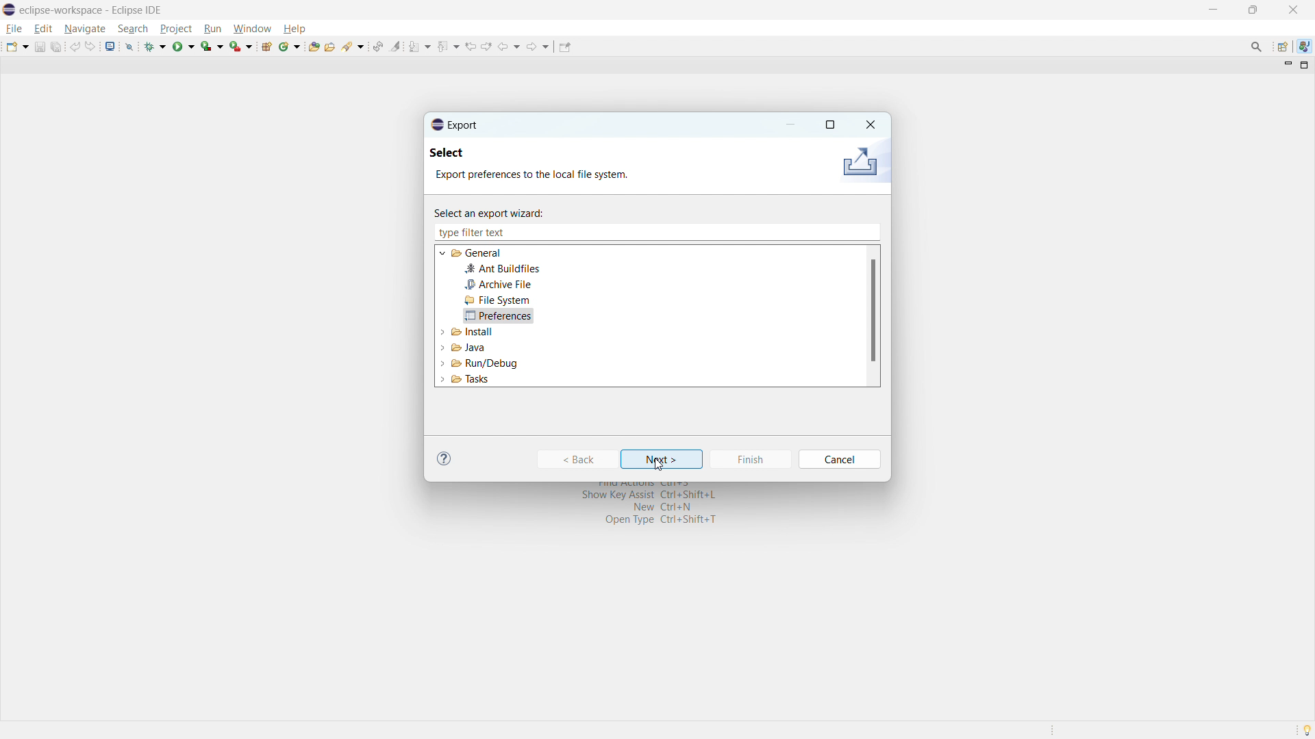  Describe the element at coordinates (90, 47) in the screenshot. I see `redo` at that location.